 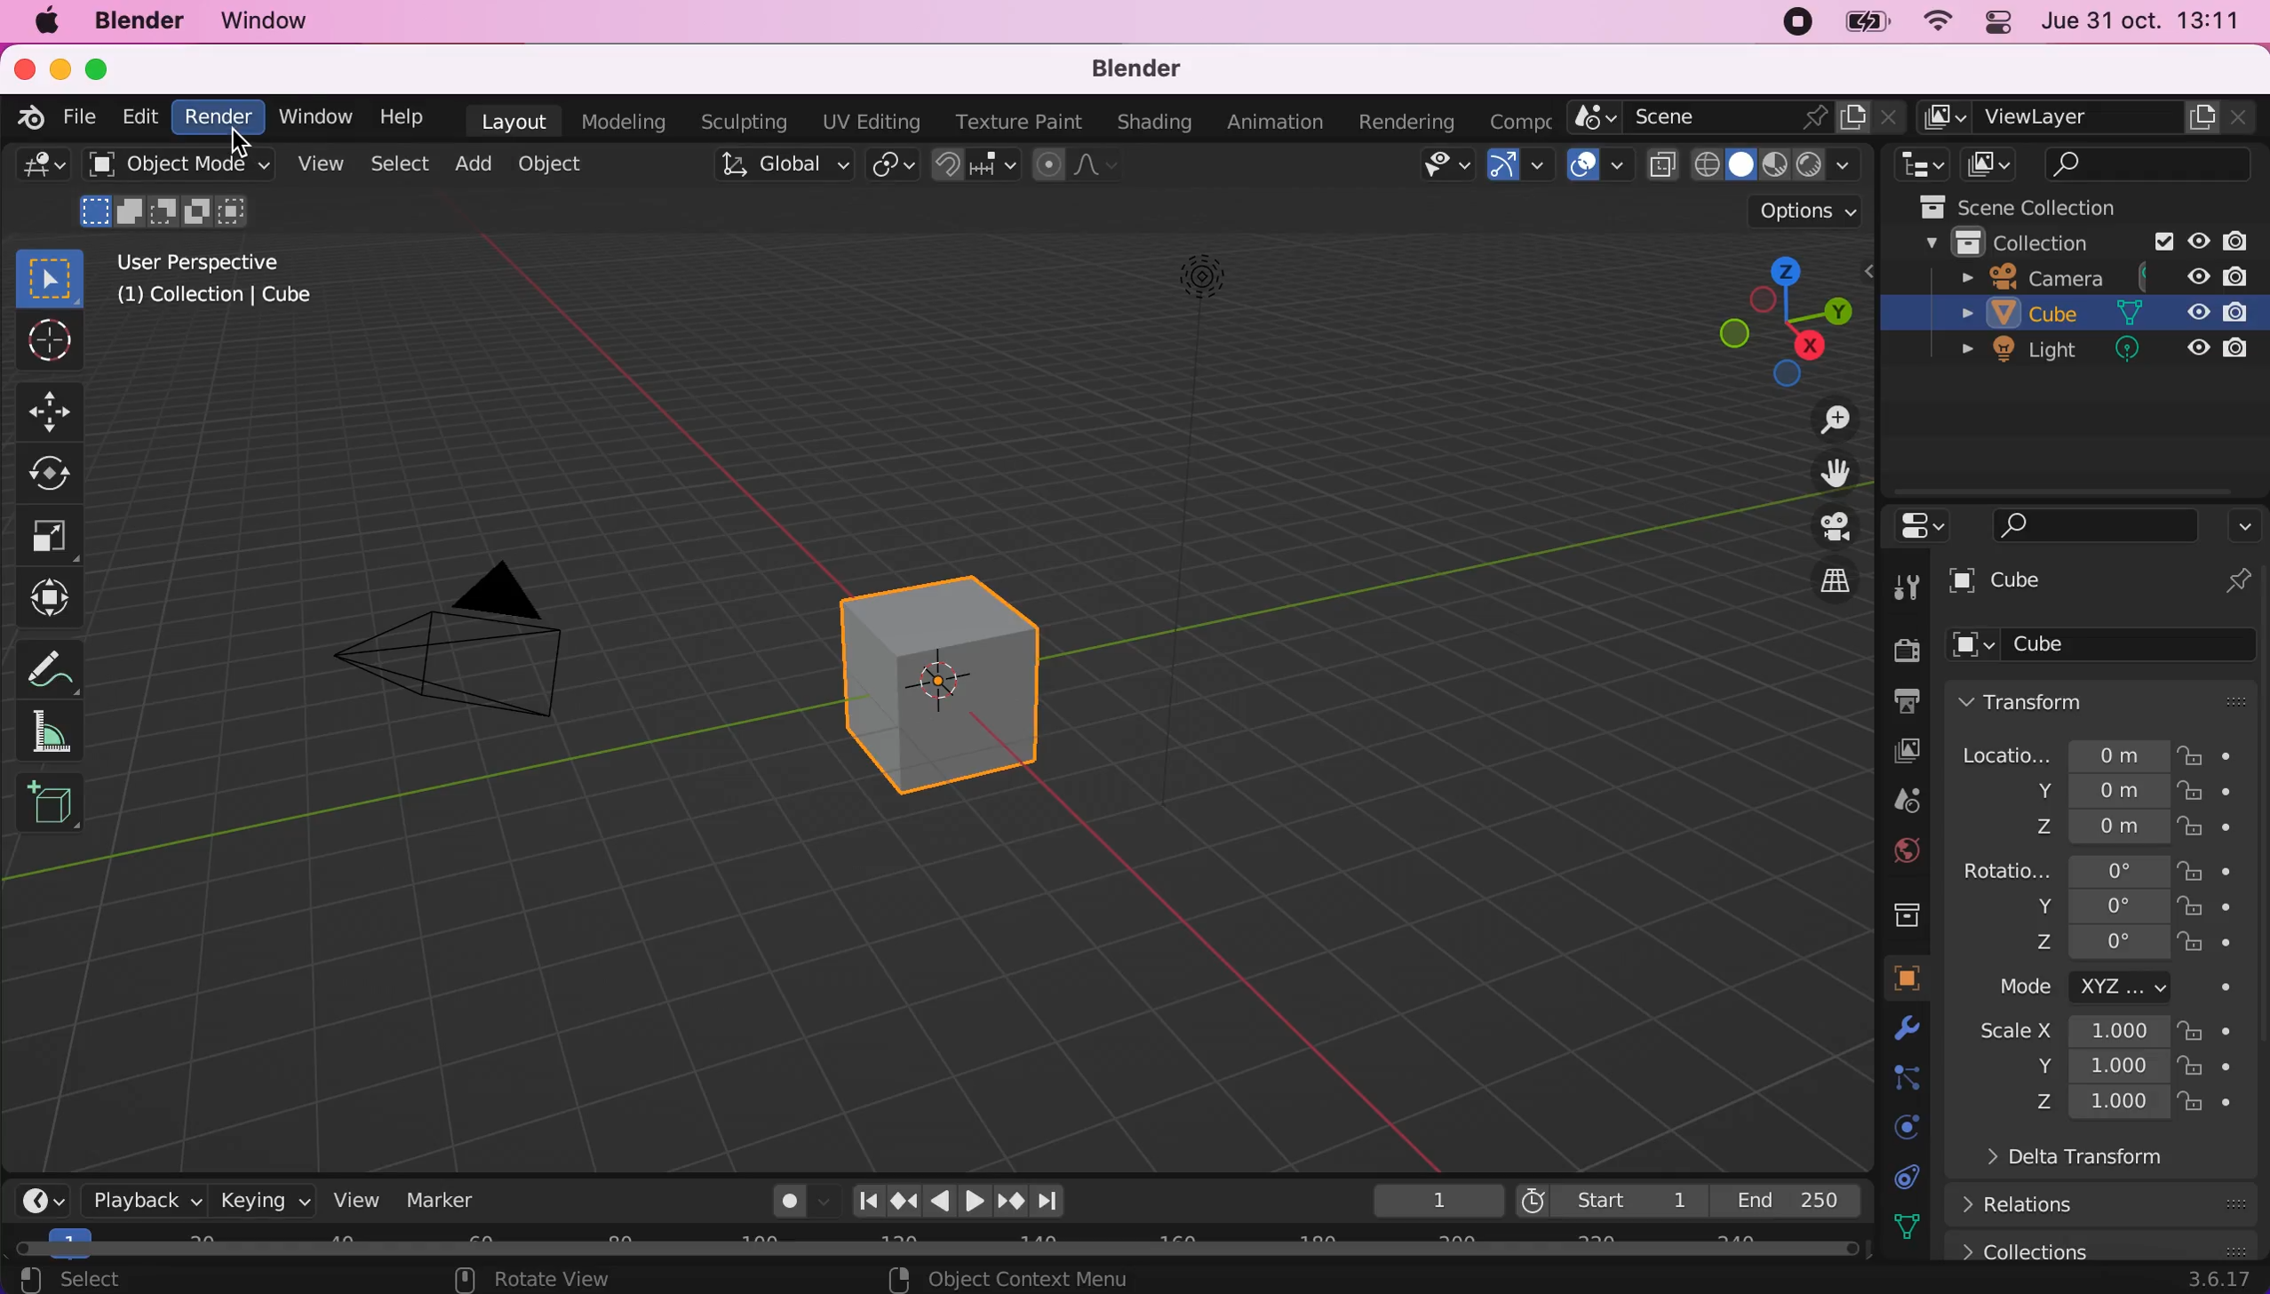 What do you see at coordinates (2101, 1244) in the screenshot?
I see `collections` at bounding box center [2101, 1244].